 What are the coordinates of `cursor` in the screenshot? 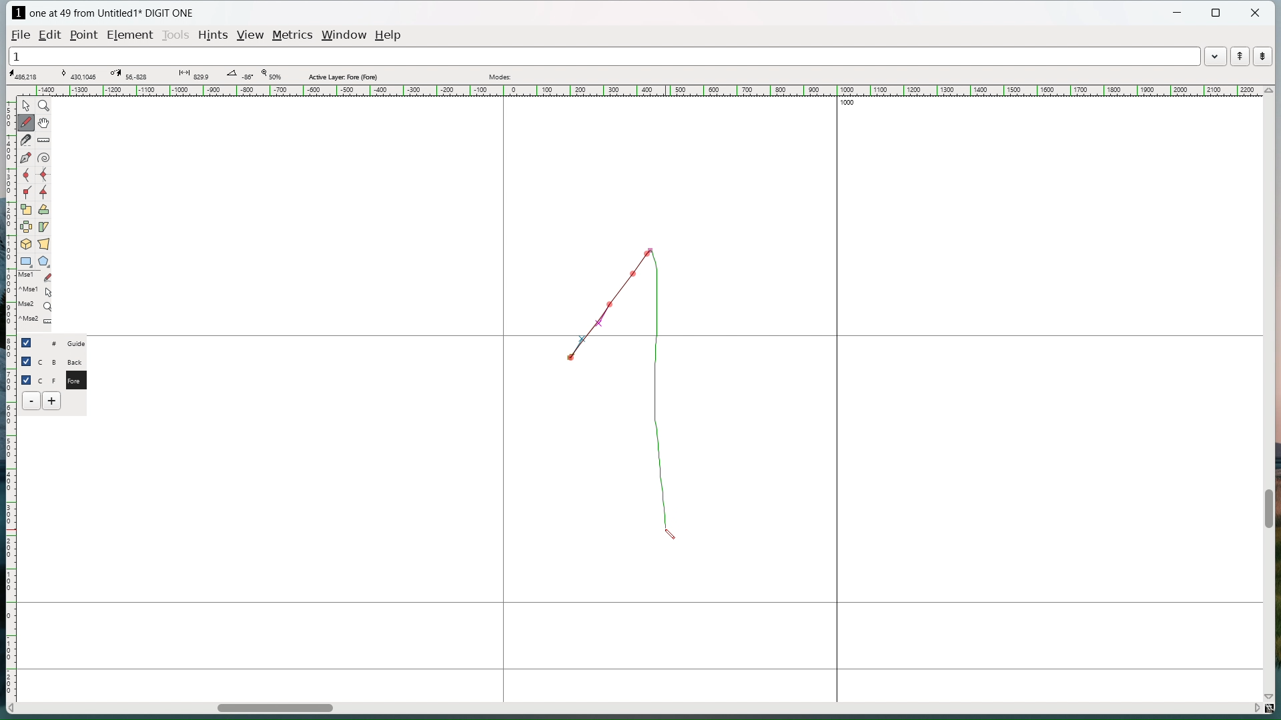 It's located at (667, 536).